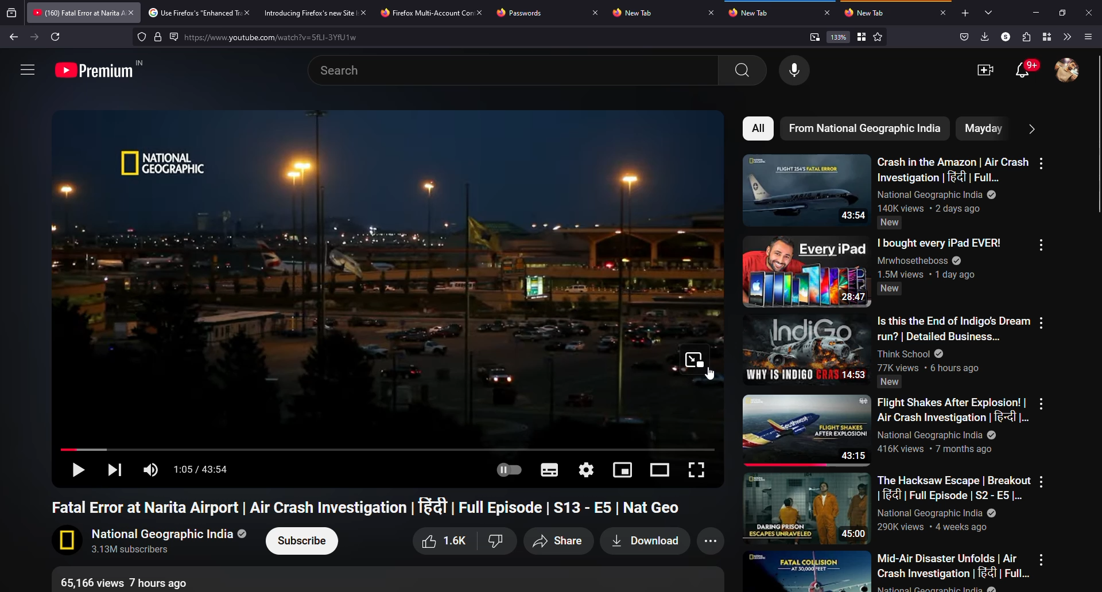 The height and width of the screenshot is (592, 1102). Describe the element at coordinates (963, 37) in the screenshot. I see `save to packet` at that location.